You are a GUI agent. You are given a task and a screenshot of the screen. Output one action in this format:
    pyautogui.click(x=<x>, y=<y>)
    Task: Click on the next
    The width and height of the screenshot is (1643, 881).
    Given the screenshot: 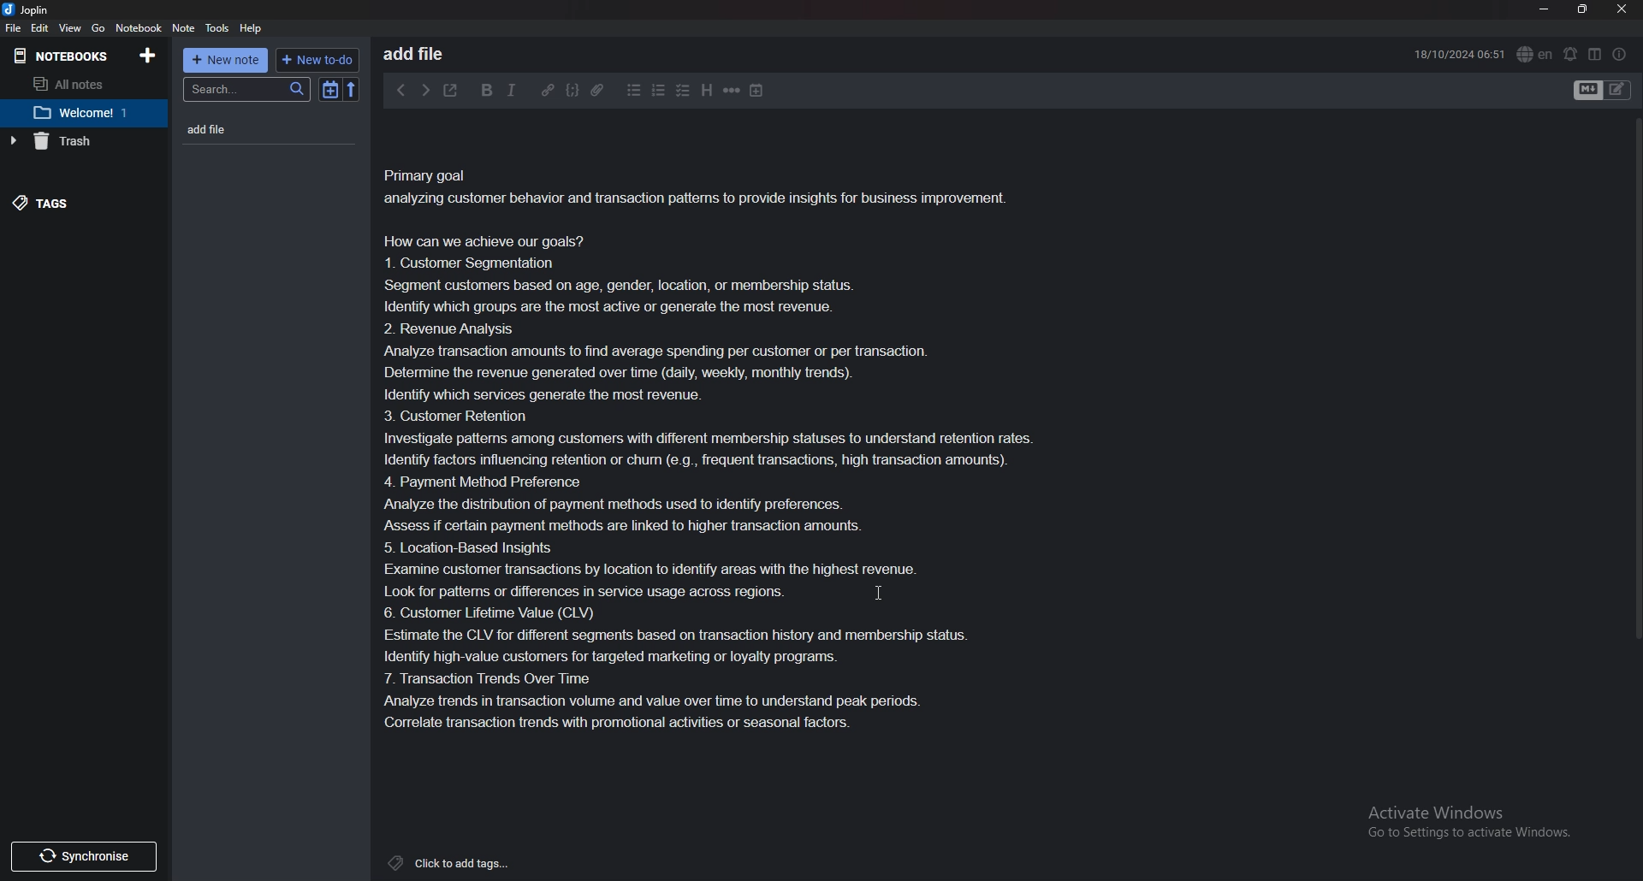 What is the action you would take?
    pyautogui.click(x=425, y=90)
    